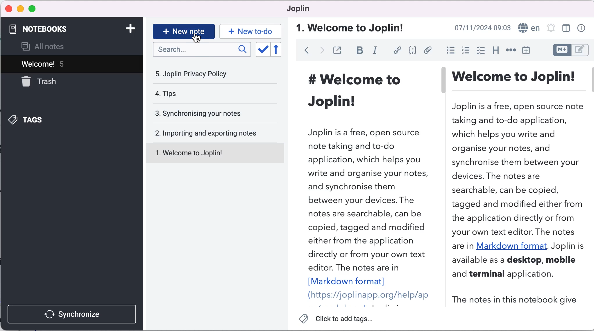 This screenshot has width=594, height=331. Describe the element at coordinates (358, 51) in the screenshot. I see `bold` at that location.